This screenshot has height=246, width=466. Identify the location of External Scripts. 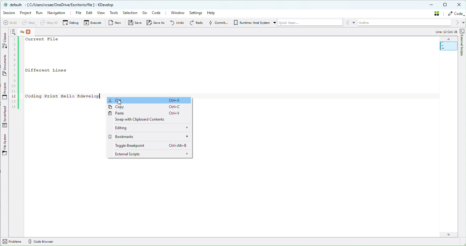
(462, 42).